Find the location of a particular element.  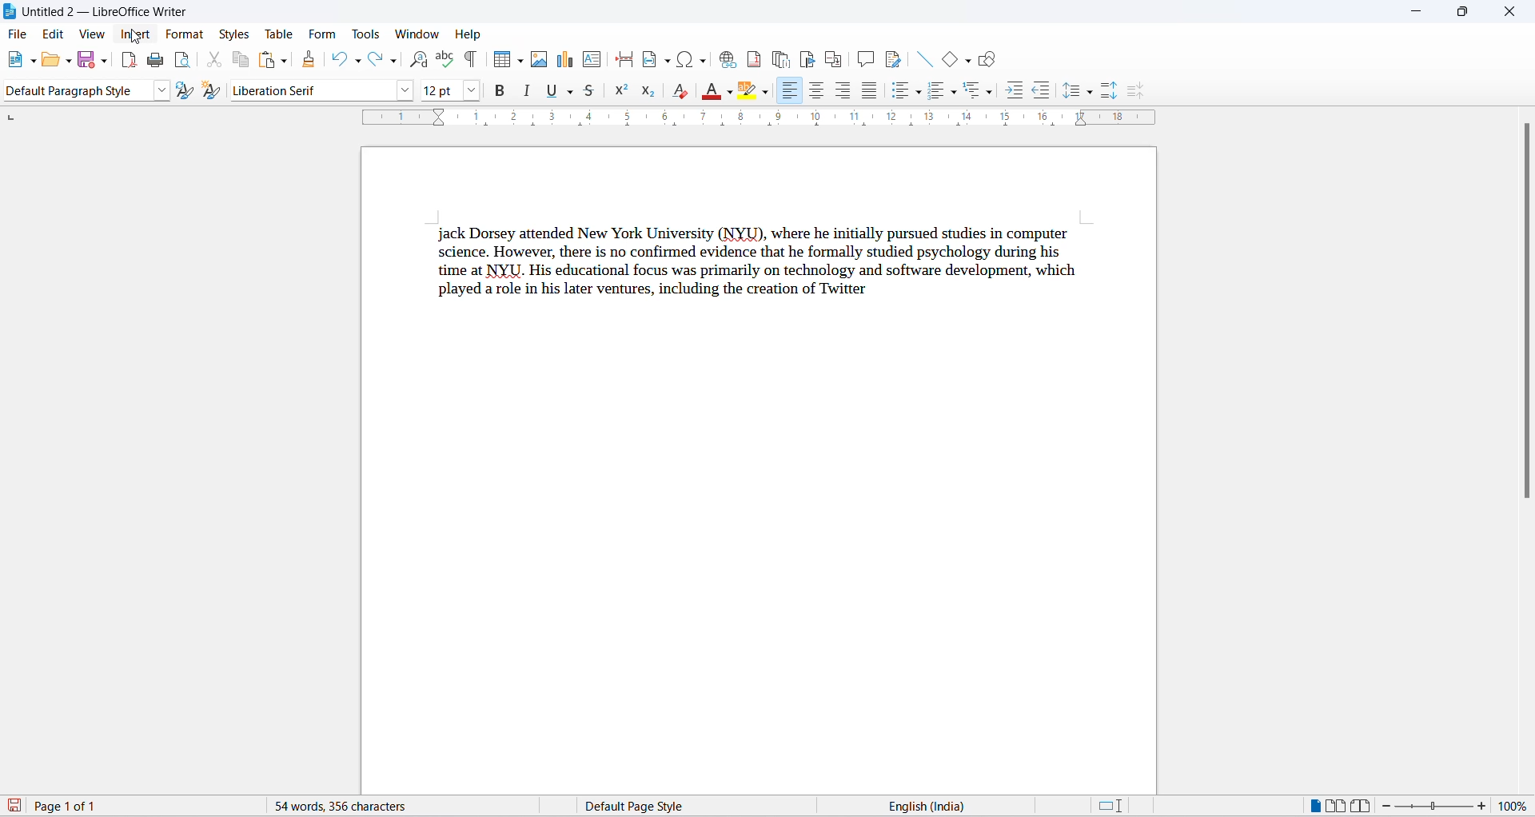

insert special character is located at coordinates (681, 59).